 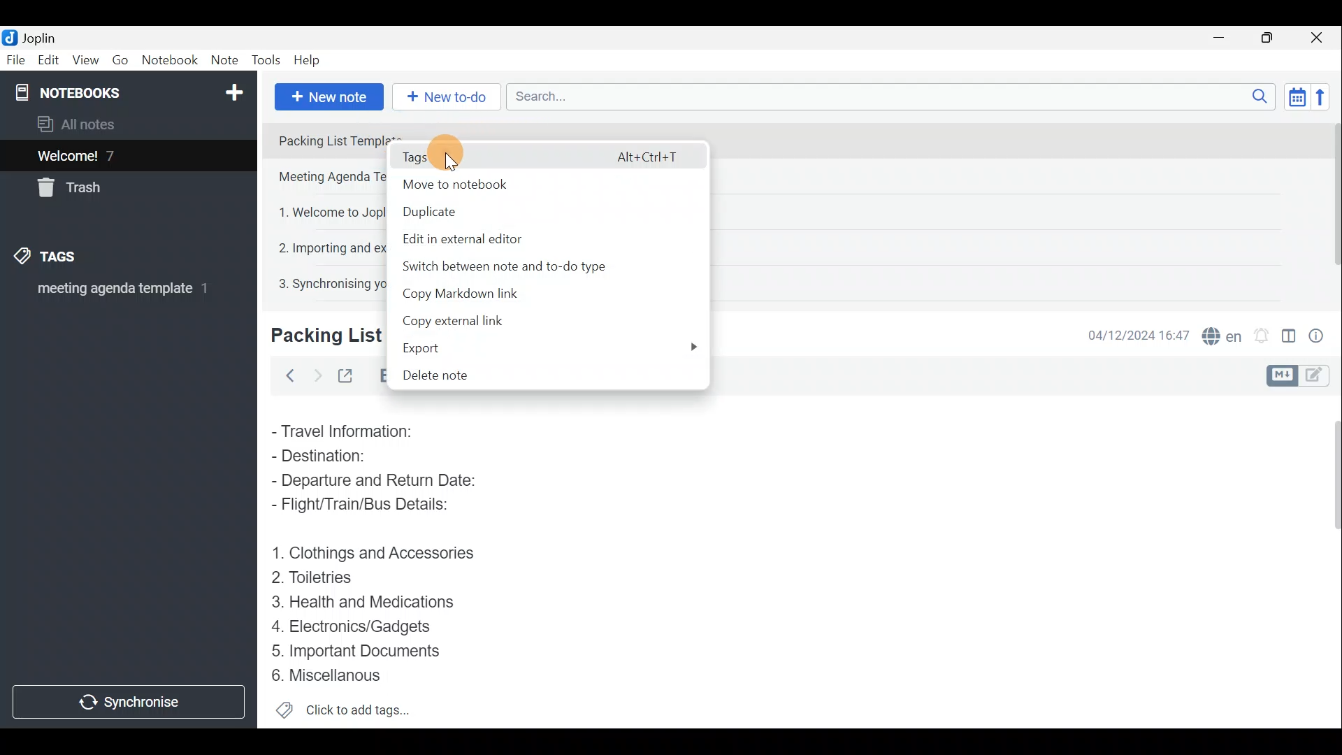 What do you see at coordinates (551, 154) in the screenshot?
I see `Tags` at bounding box center [551, 154].